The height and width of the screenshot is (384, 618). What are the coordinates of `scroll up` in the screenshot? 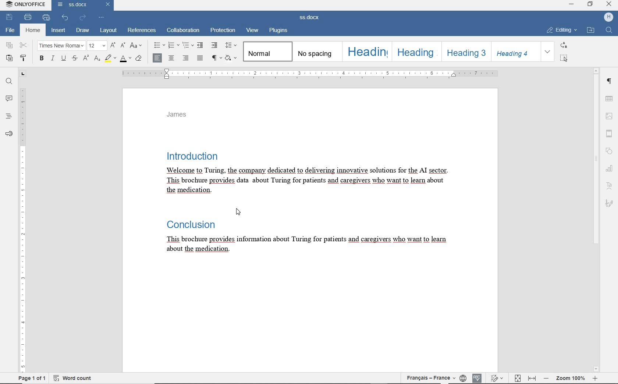 It's located at (596, 70).